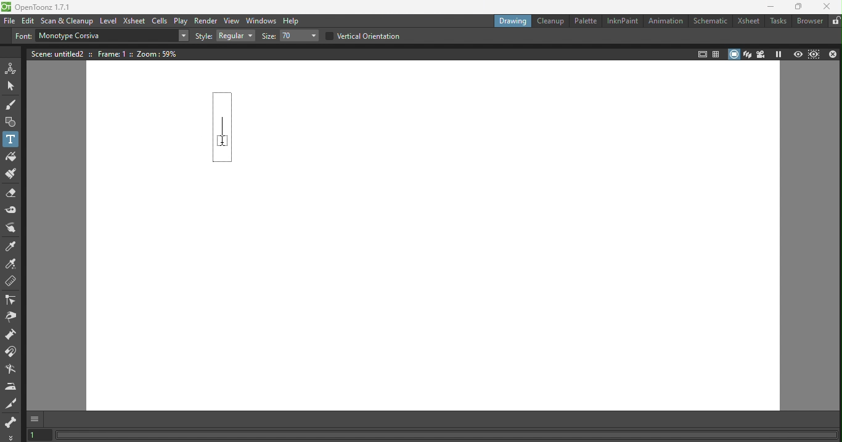 The image size is (842, 442). What do you see at coordinates (109, 22) in the screenshot?
I see `Level` at bounding box center [109, 22].